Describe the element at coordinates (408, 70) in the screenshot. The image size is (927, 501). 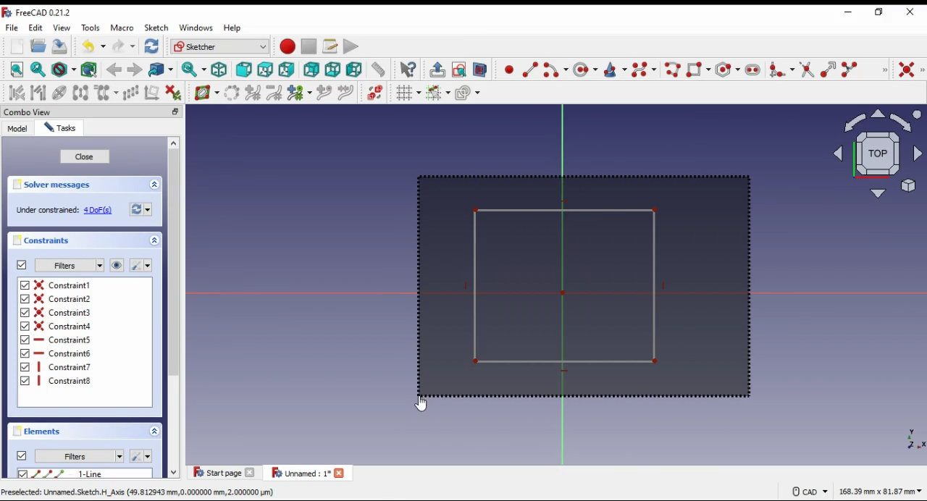
I see `what's this` at that location.